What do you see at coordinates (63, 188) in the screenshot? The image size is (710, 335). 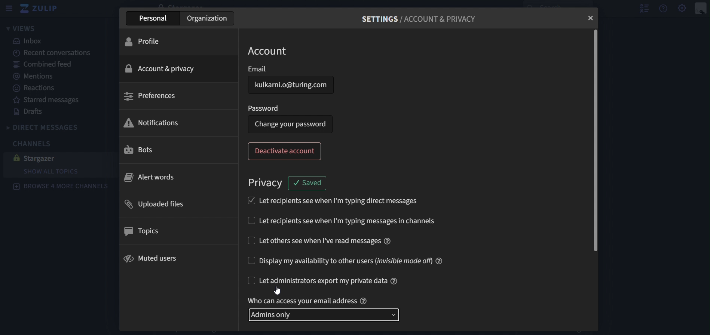 I see `browse 4 more channels` at bounding box center [63, 188].